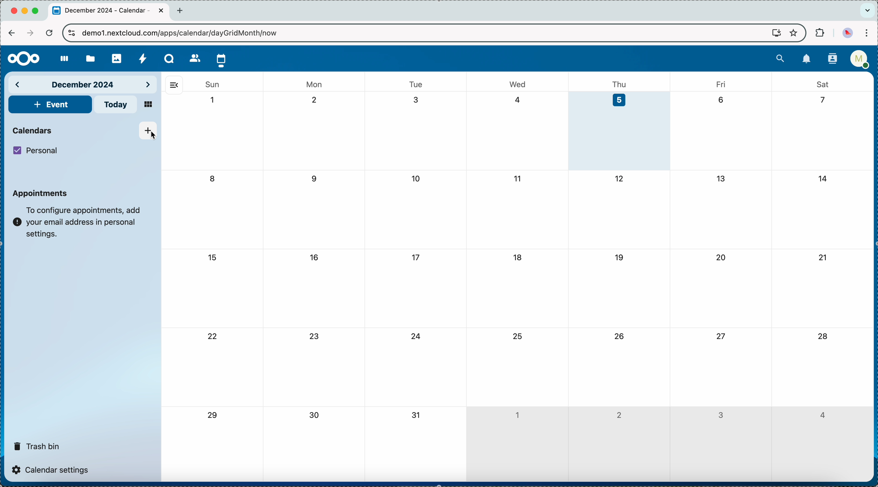 This screenshot has width=878, height=487. I want to click on trash bin, so click(37, 444).